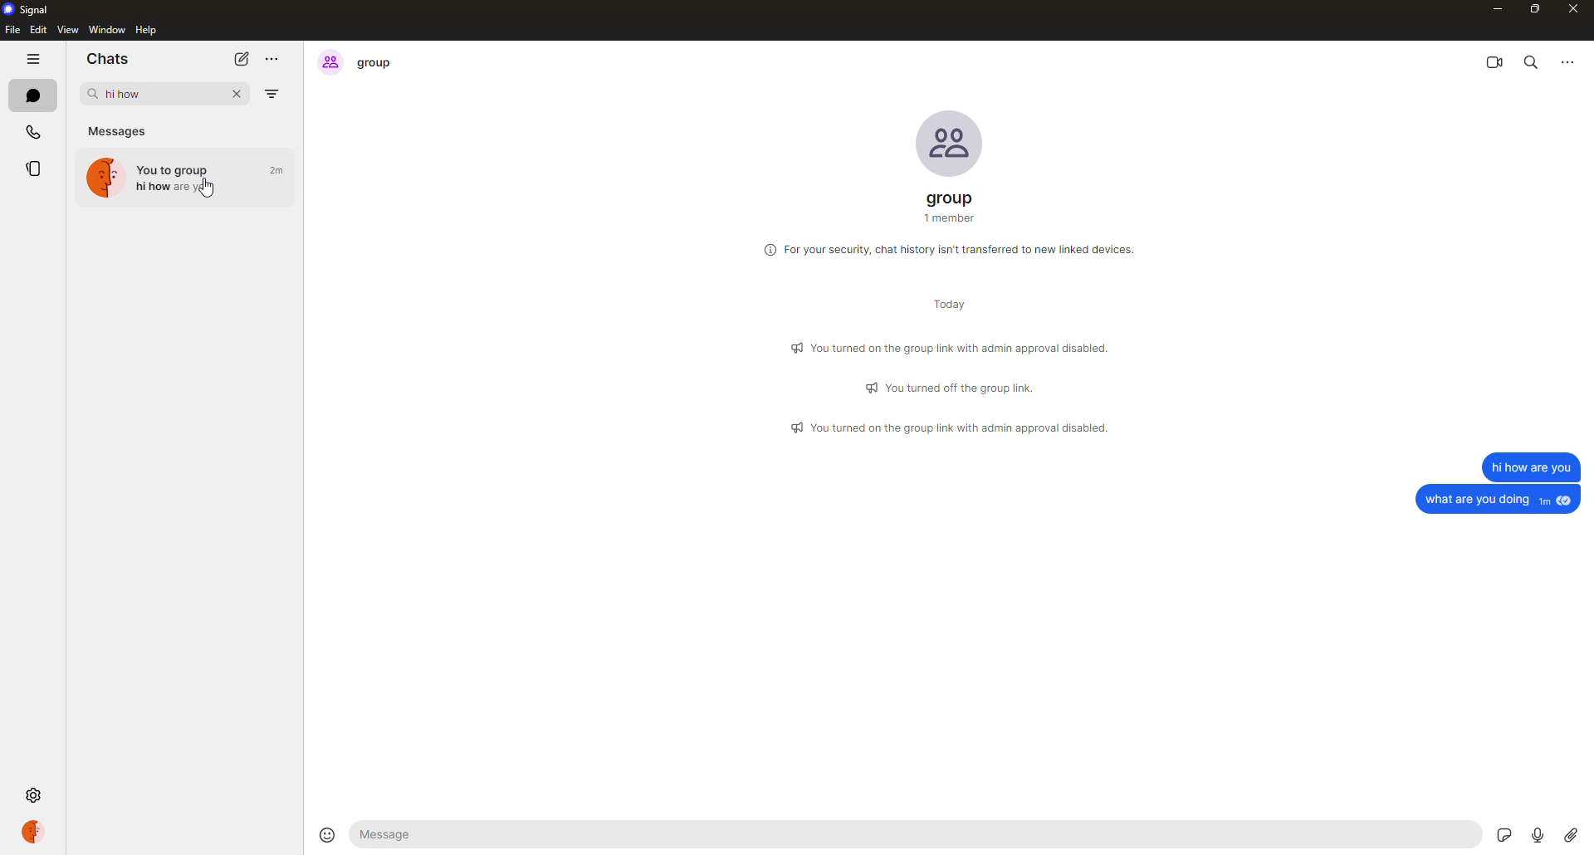  I want to click on close, so click(1577, 11).